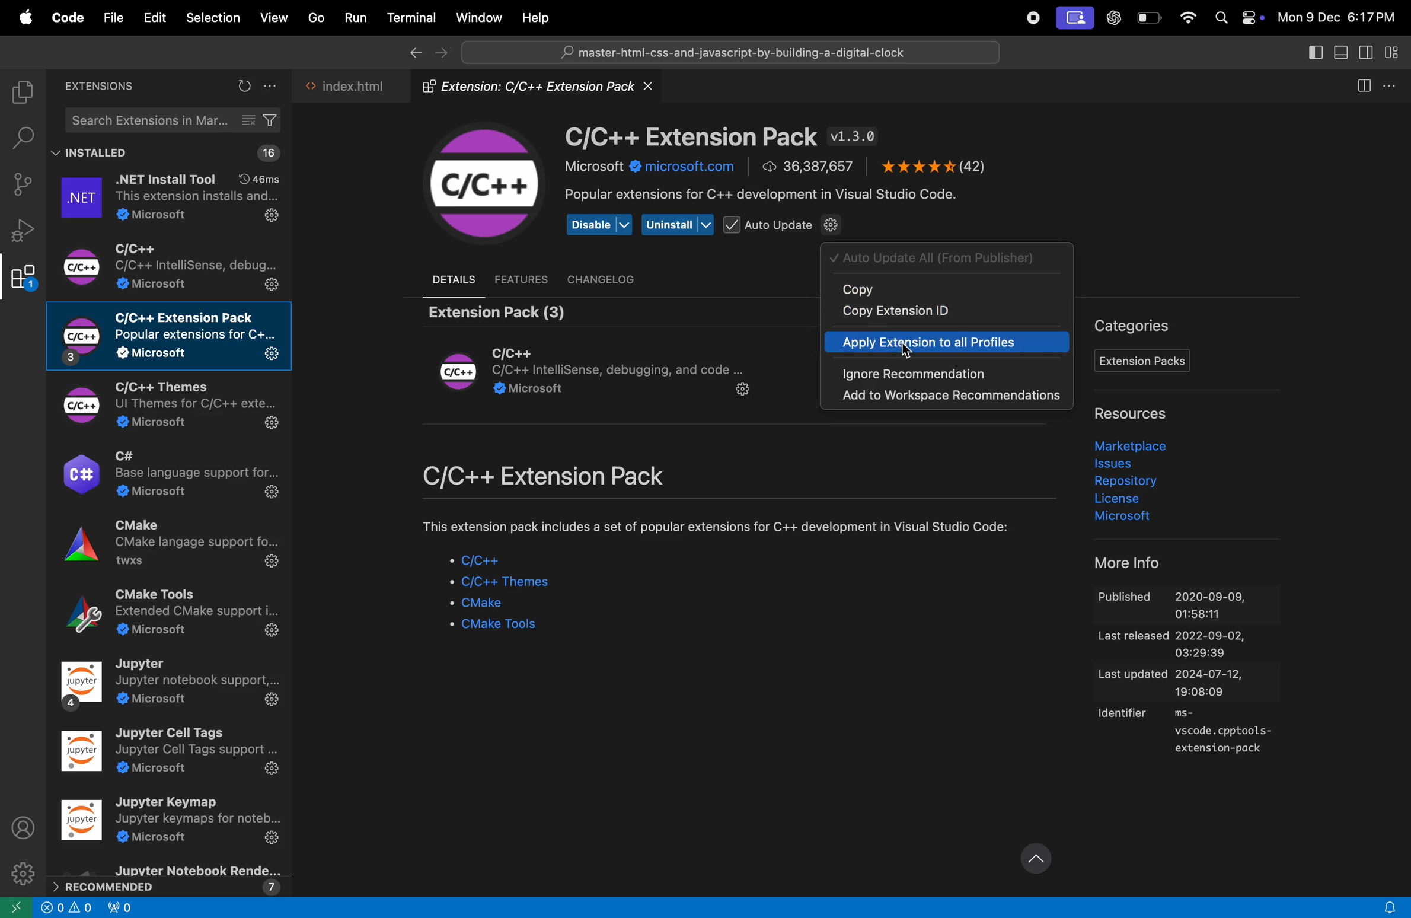 The width and height of the screenshot is (1411, 918). What do you see at coordinates (909, 351) in the screenshot?
I see `cursor` at bounding box center [909, 351].